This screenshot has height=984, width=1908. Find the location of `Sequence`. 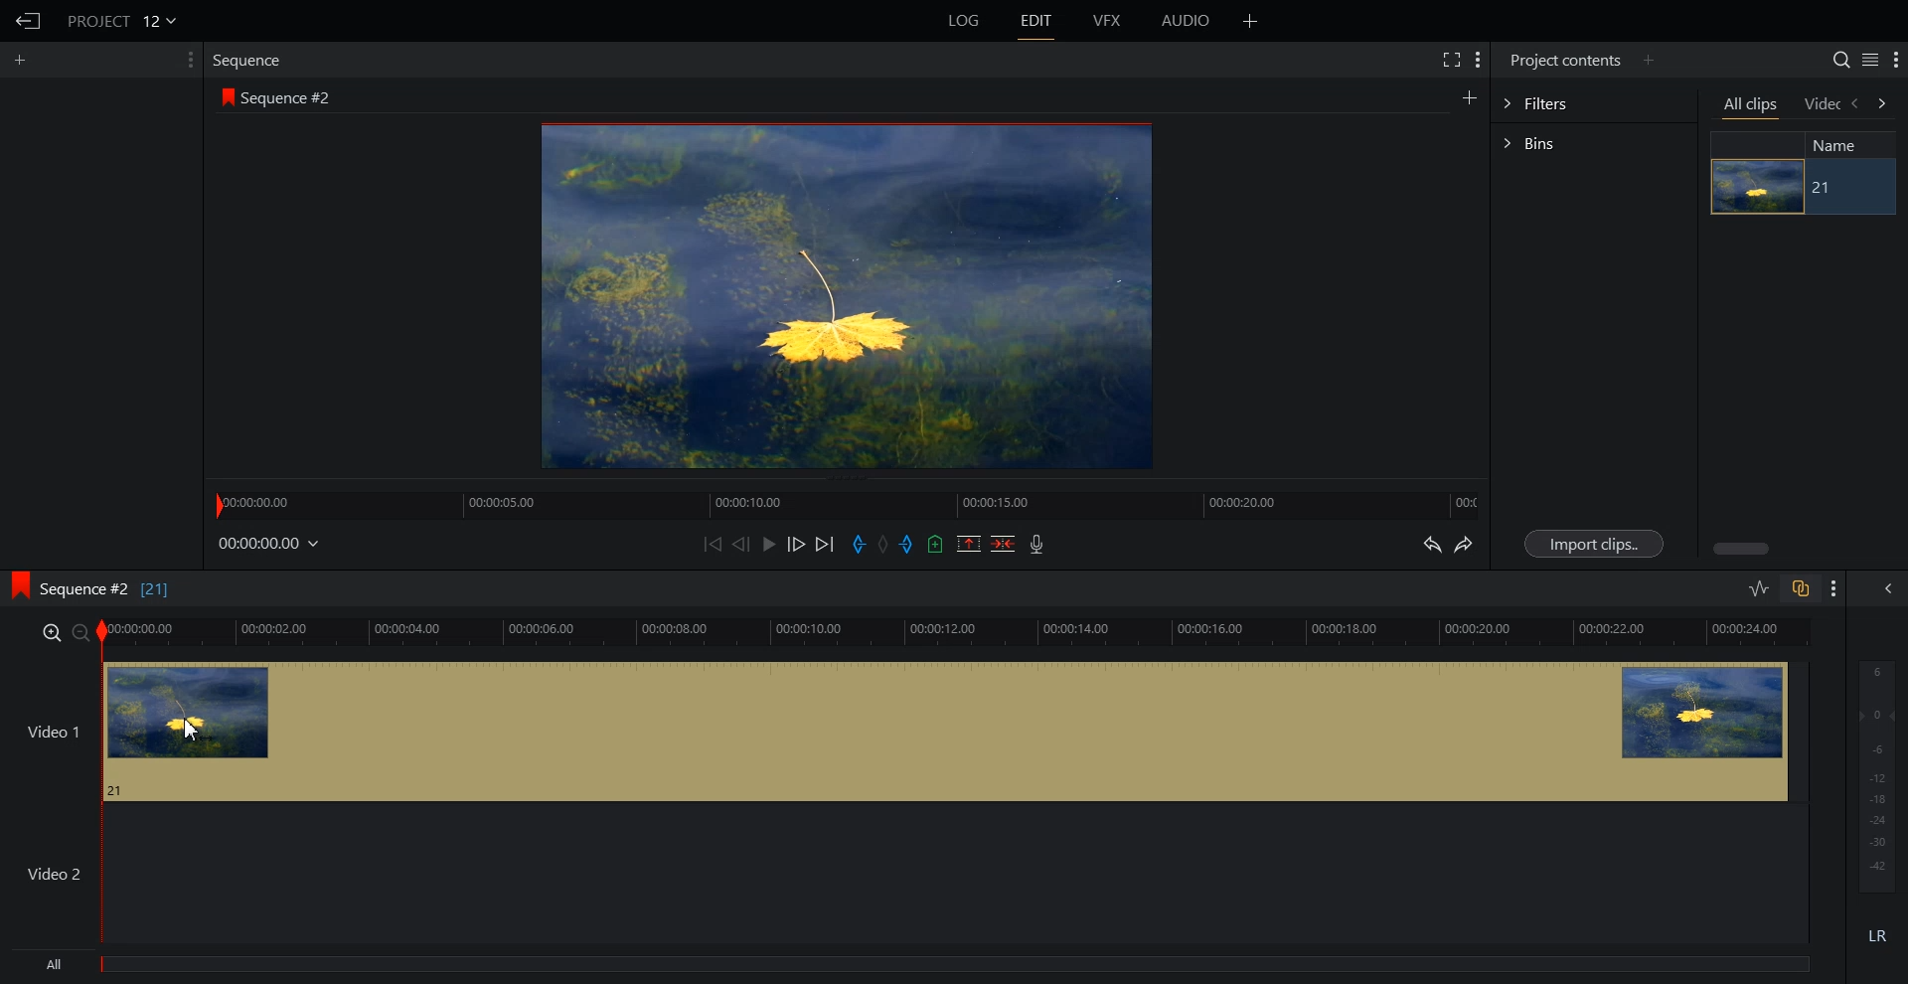

Sequence is located at coordinates (251, 59).